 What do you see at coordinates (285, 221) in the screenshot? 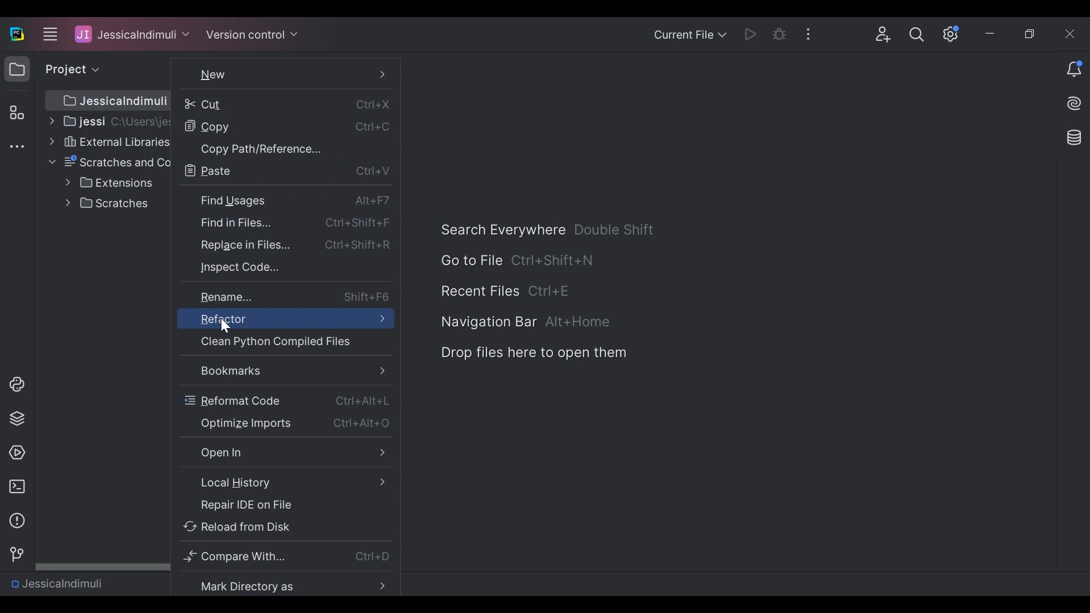
I see `Find in Files` at bounding box center [285, 221].